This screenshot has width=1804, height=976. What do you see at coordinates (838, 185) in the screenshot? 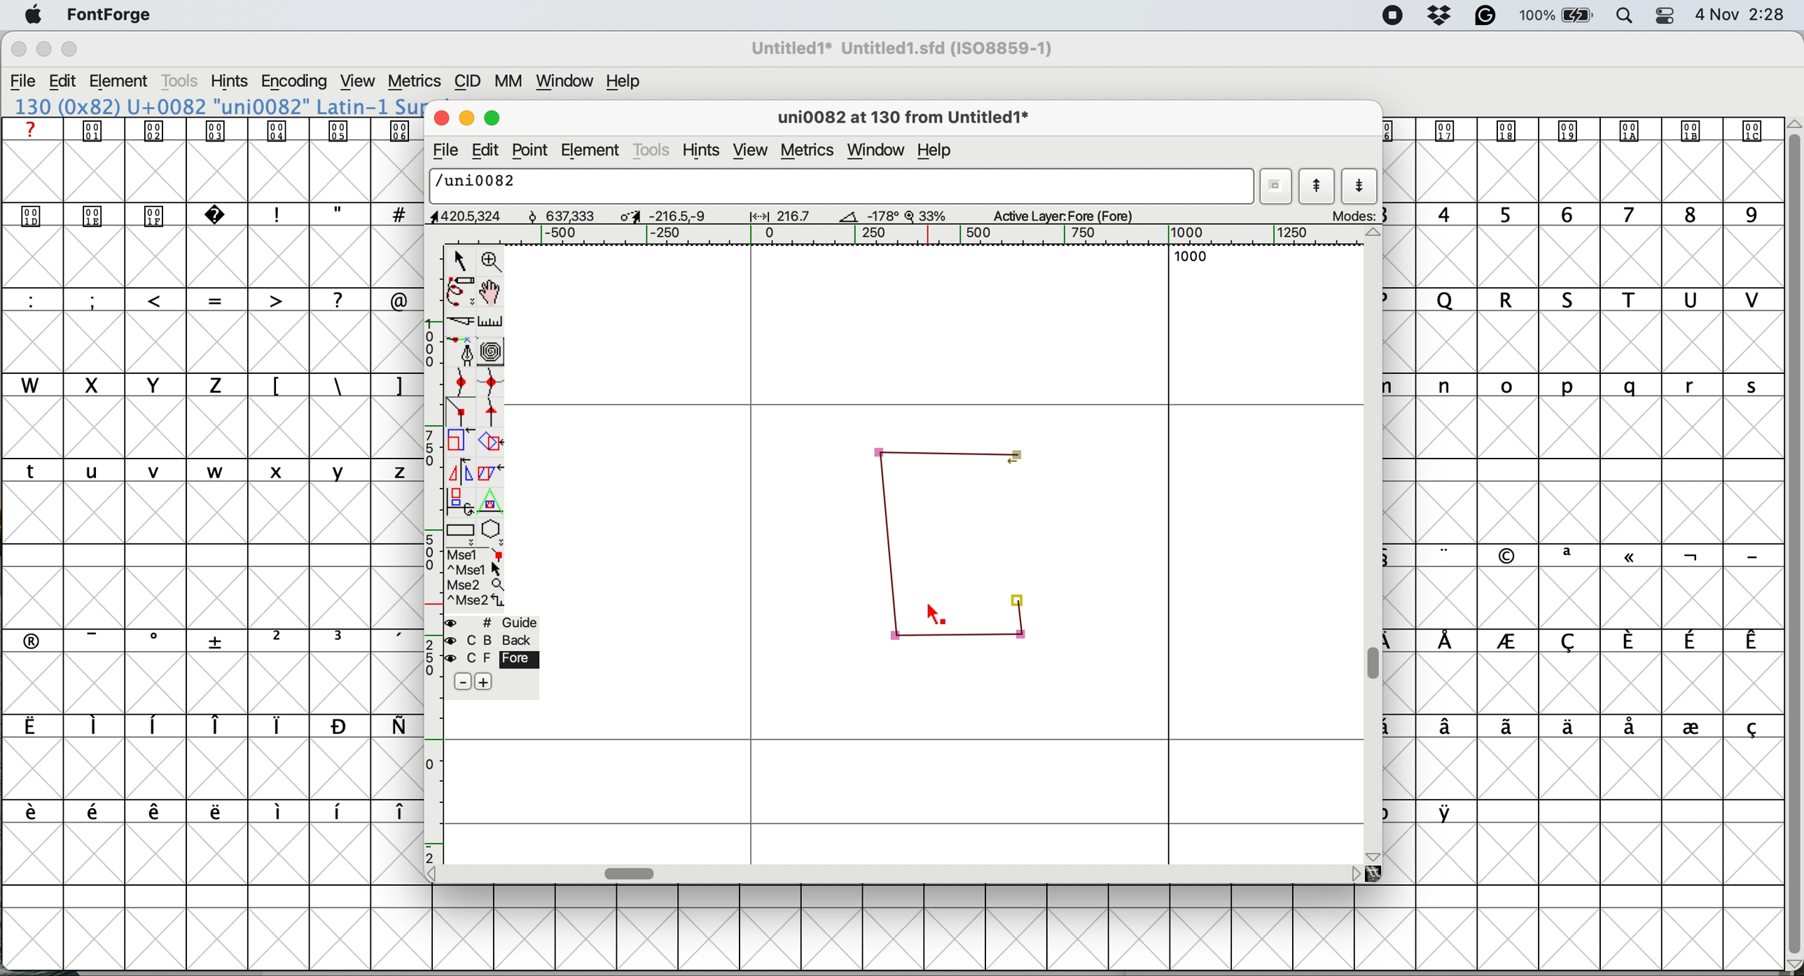
I see `glyph name` at bounding box center [838, 185].